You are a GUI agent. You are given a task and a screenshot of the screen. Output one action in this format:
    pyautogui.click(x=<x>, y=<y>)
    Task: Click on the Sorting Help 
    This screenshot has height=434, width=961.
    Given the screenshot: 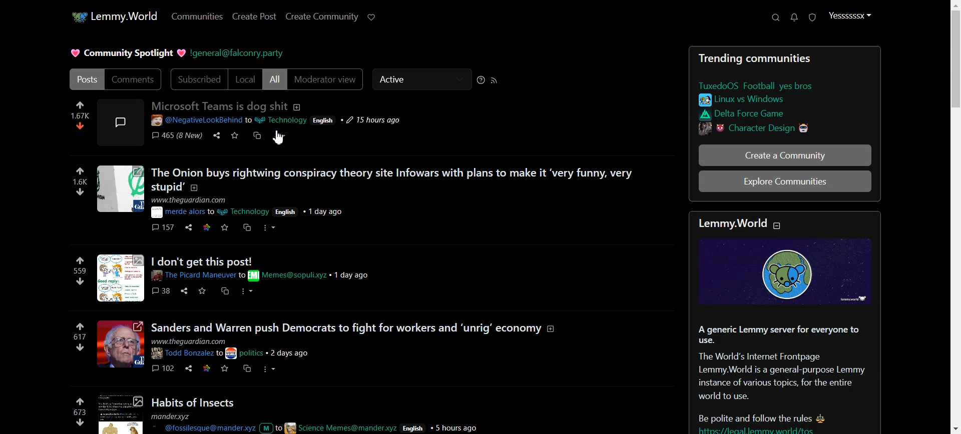 What is the action you would take?
    pyautogui.click(x=480, y=79)
    